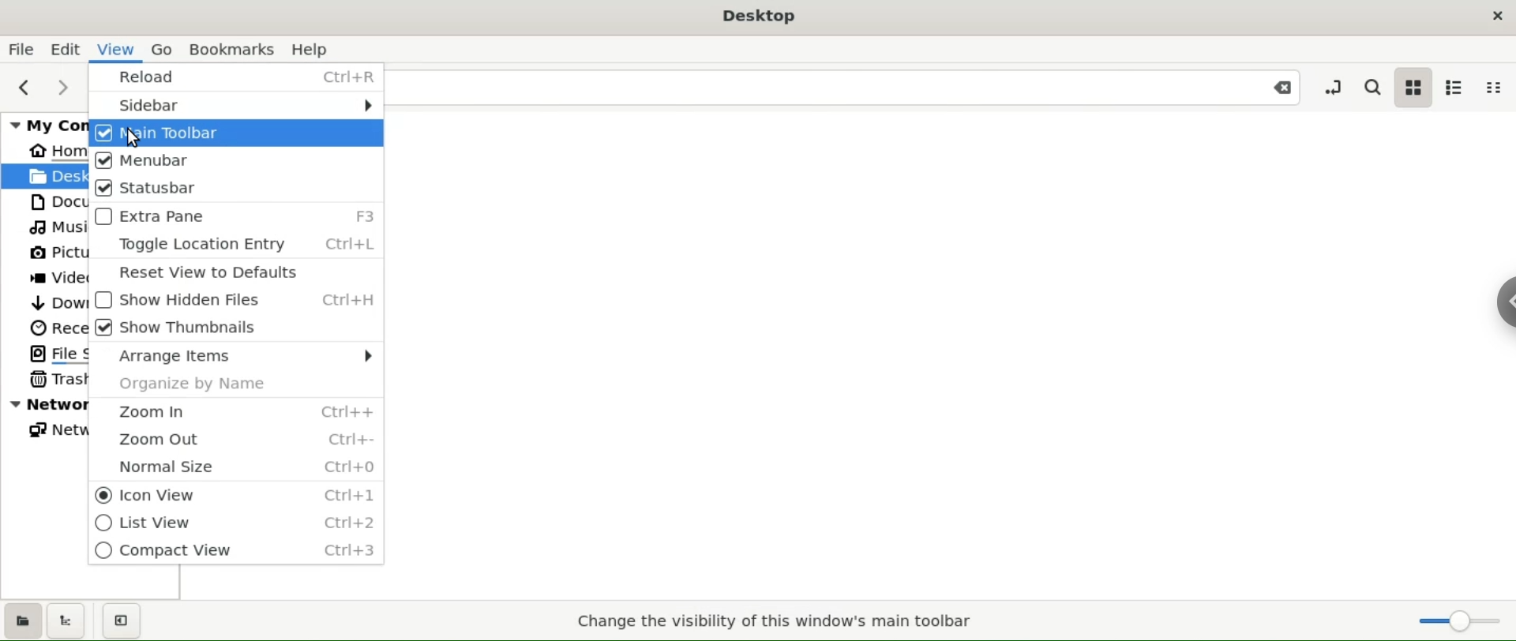 This screenshot has width=1516, height=641. What do you see at coordinates (1495, 19) in the screenshot?
I see `close` at bounding box center [1495, 19].